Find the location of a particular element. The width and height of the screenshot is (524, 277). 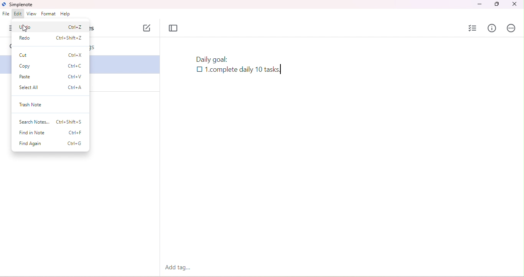

new note is located at coordinates (147, 28).